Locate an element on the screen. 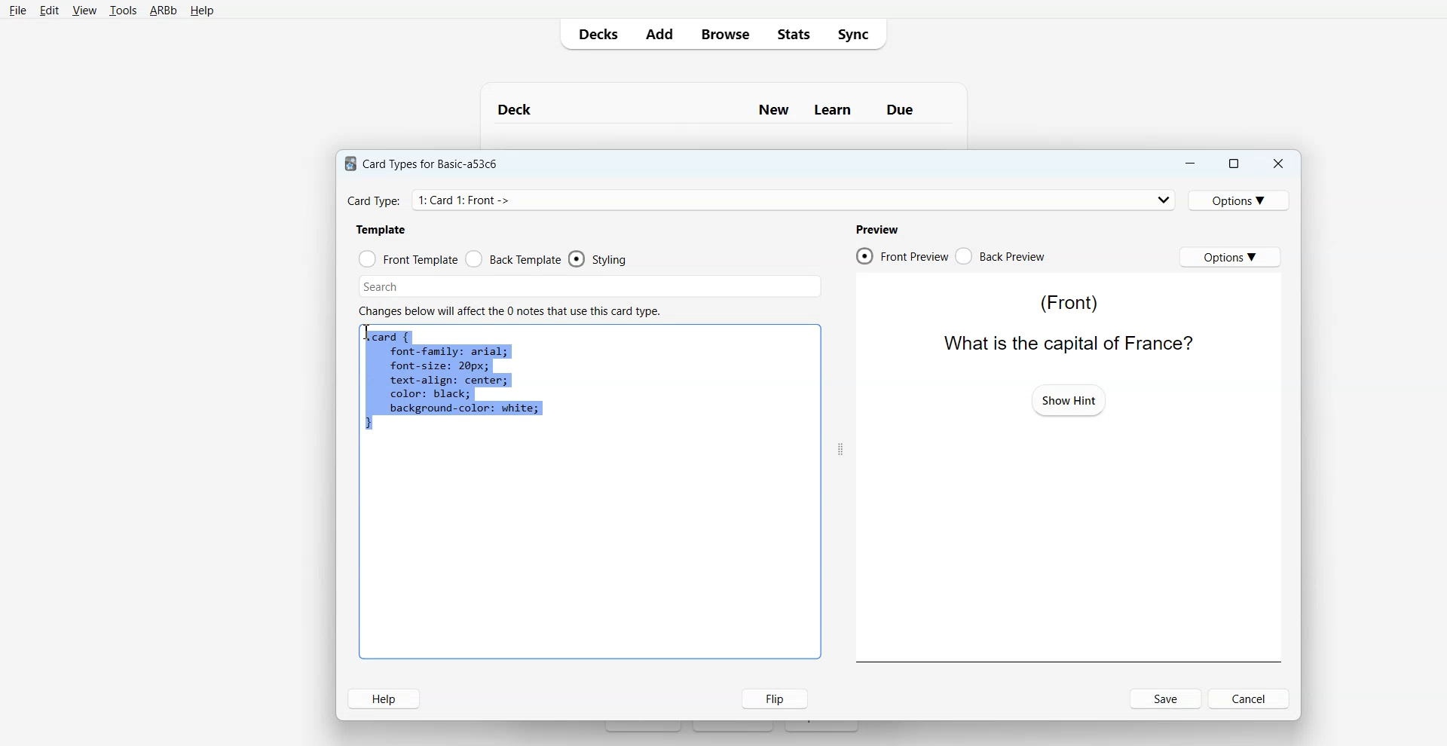 This screenshot has height=746, width=1447. Back Template is located at coordinates (513, 259).